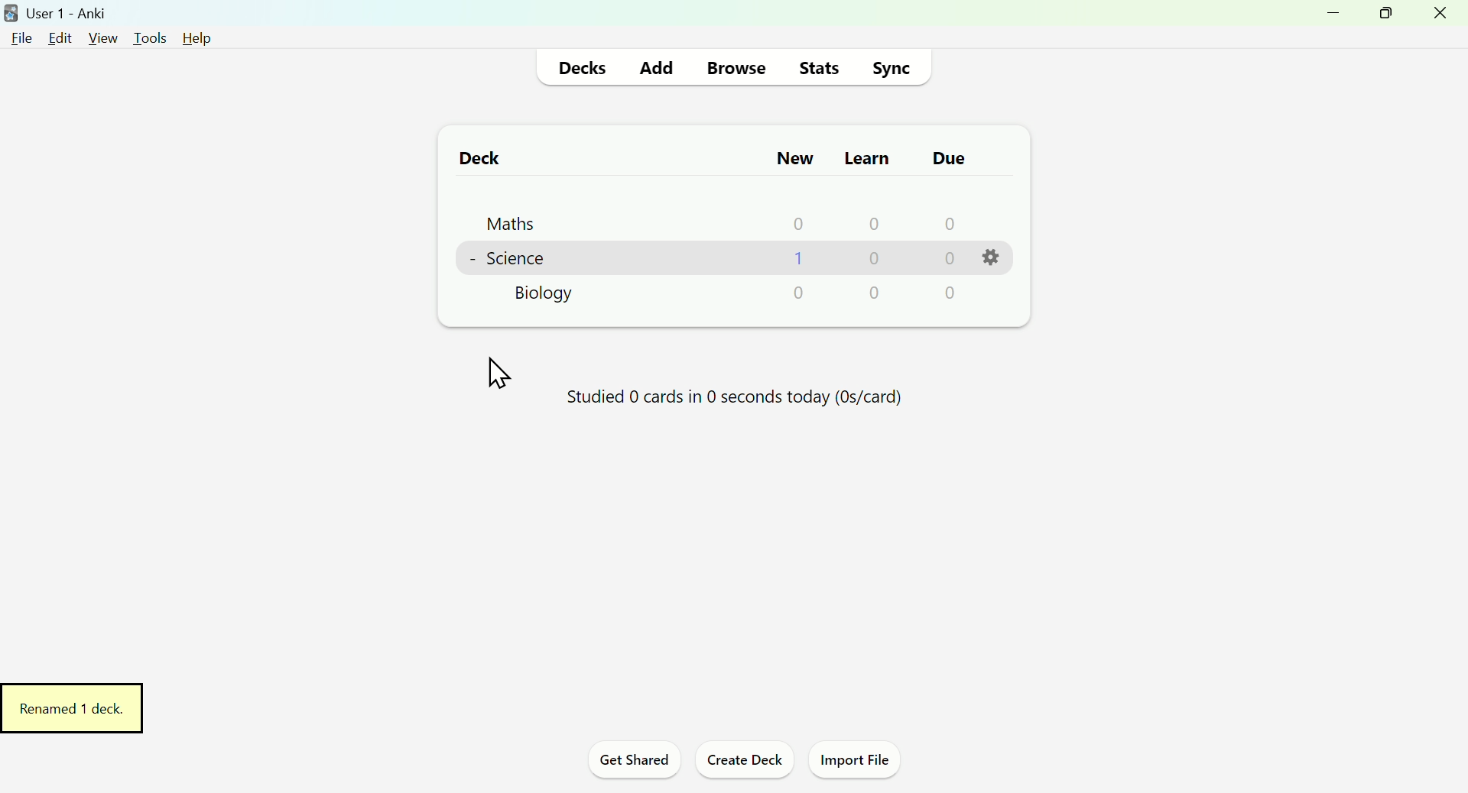 The width and height of the screenshot is (1468, 793). What do you see at coordinates (801, 292) in the screenshot?
I see `0` at bounding box center [801, 292].